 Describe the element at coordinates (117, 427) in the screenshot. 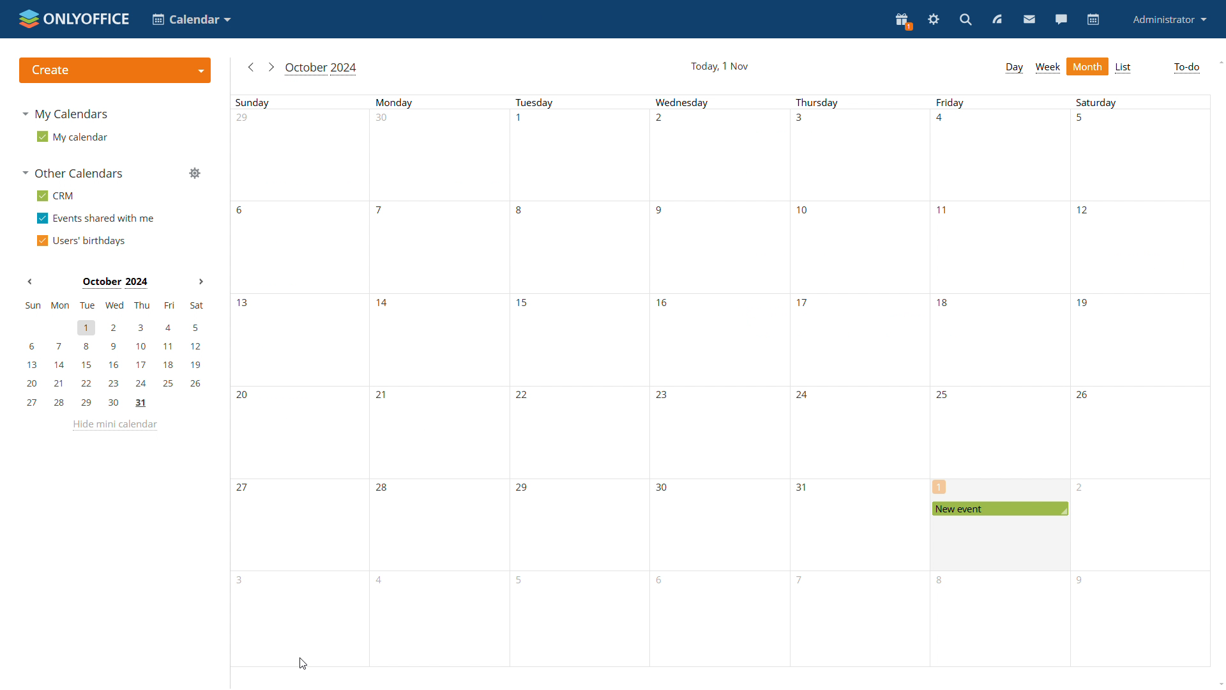

I see `hide mini calendar` at that location.